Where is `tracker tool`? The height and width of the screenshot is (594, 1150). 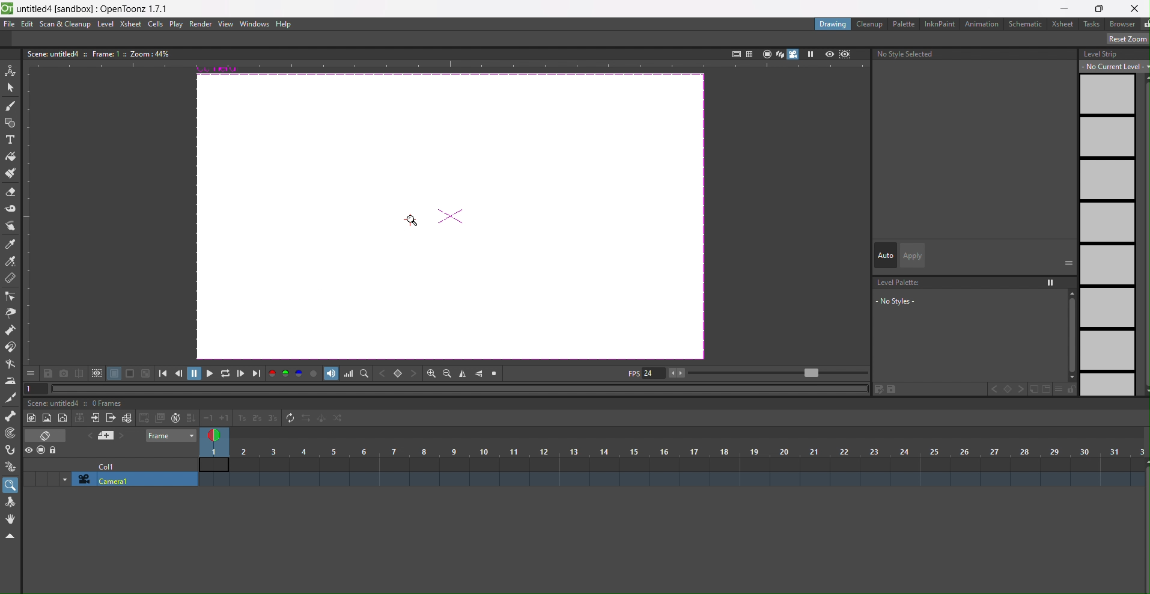
tracker tool is located at coordinates (11, 434).